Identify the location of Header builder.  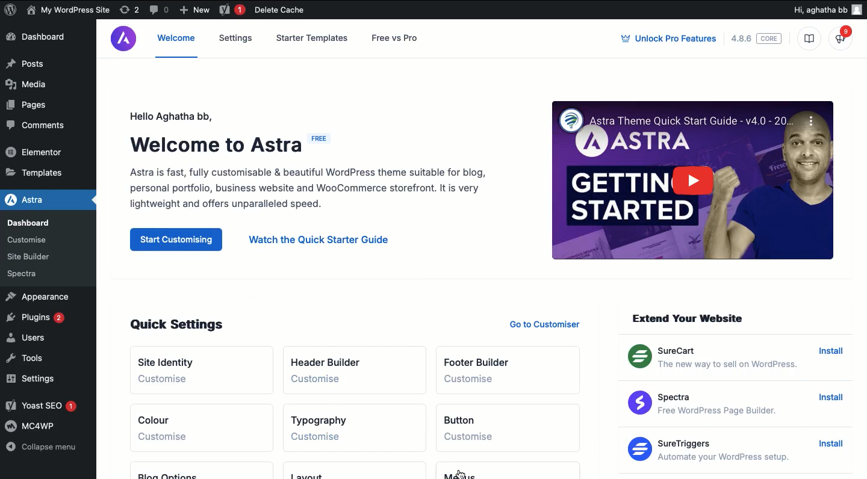
(330, 357).